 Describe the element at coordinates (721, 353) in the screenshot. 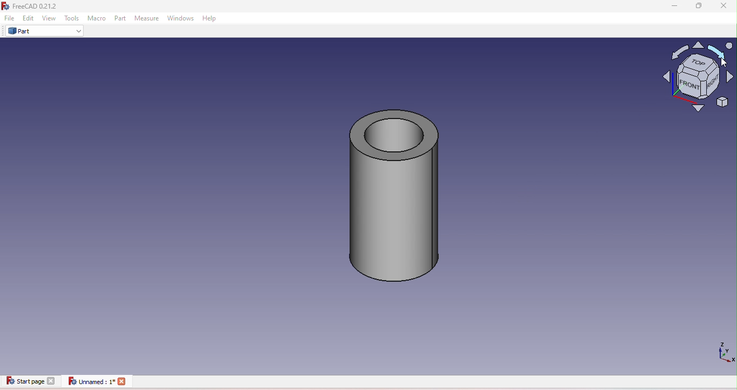

I see `Dimensions` at that location.